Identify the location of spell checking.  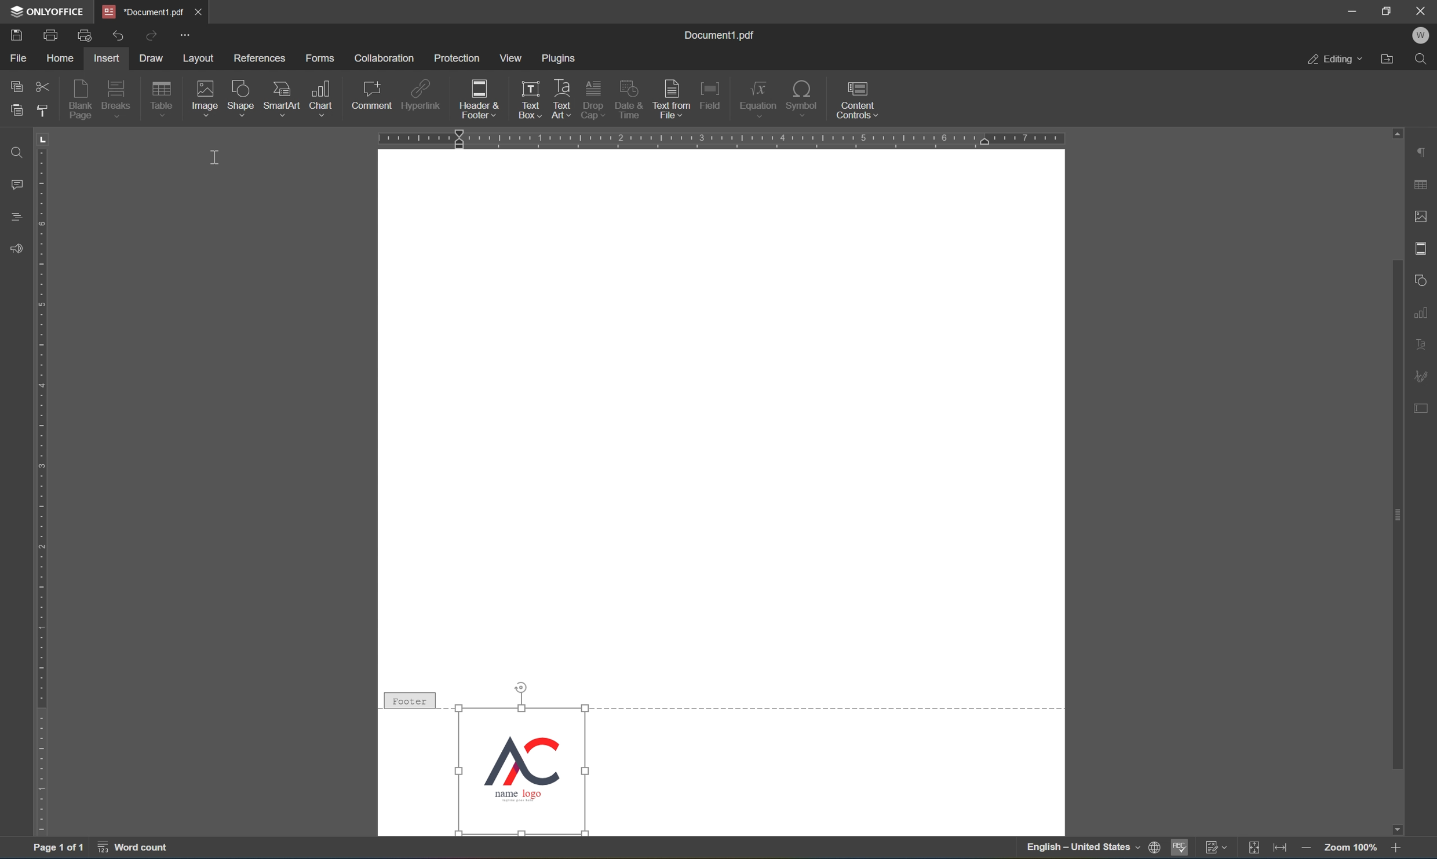
(1179, 849).